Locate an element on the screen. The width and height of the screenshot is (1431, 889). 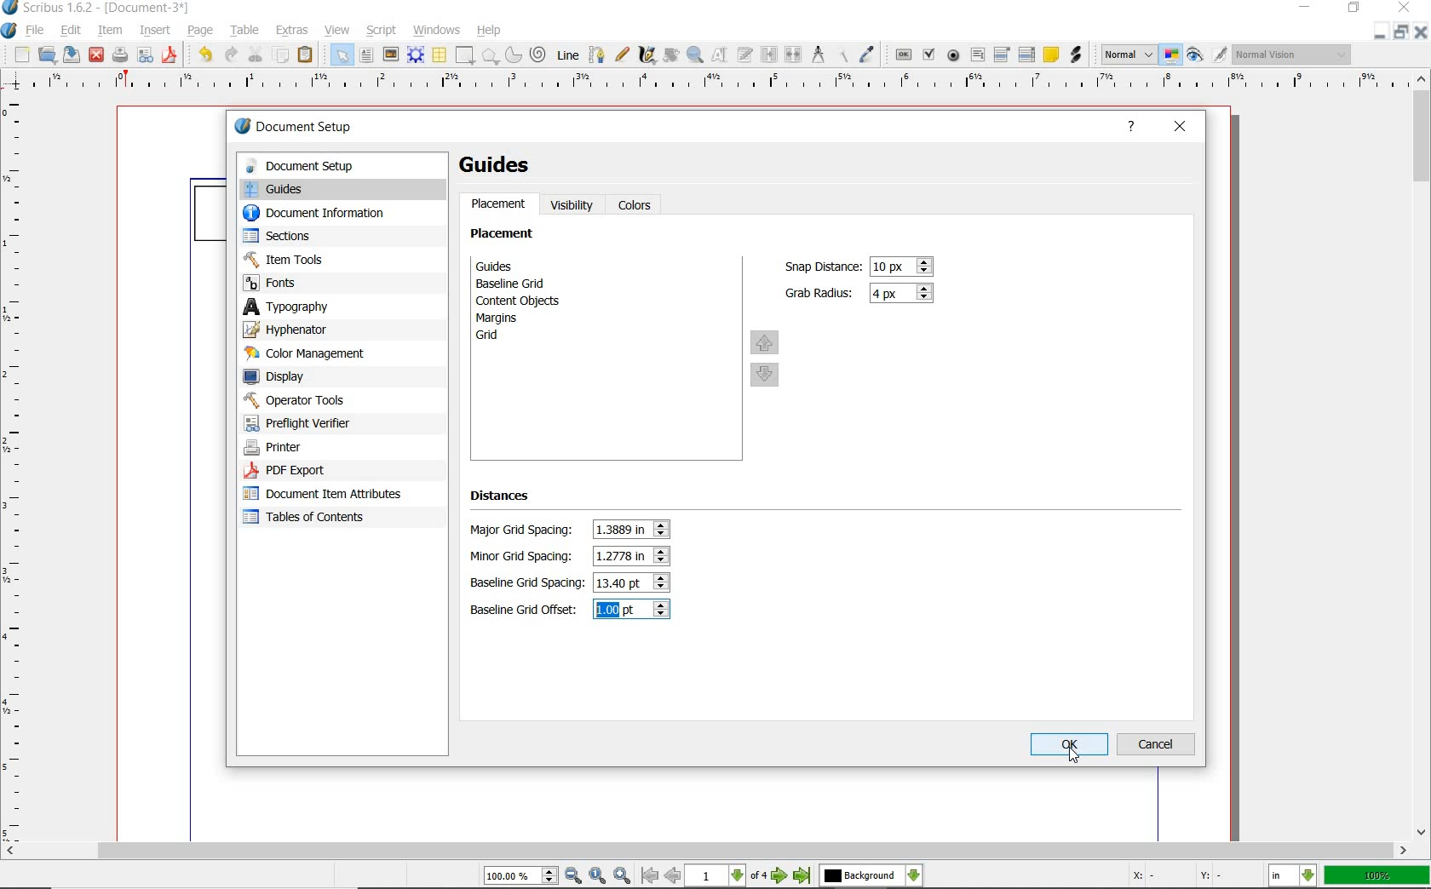
item tools is located at coordinates (332, 259).